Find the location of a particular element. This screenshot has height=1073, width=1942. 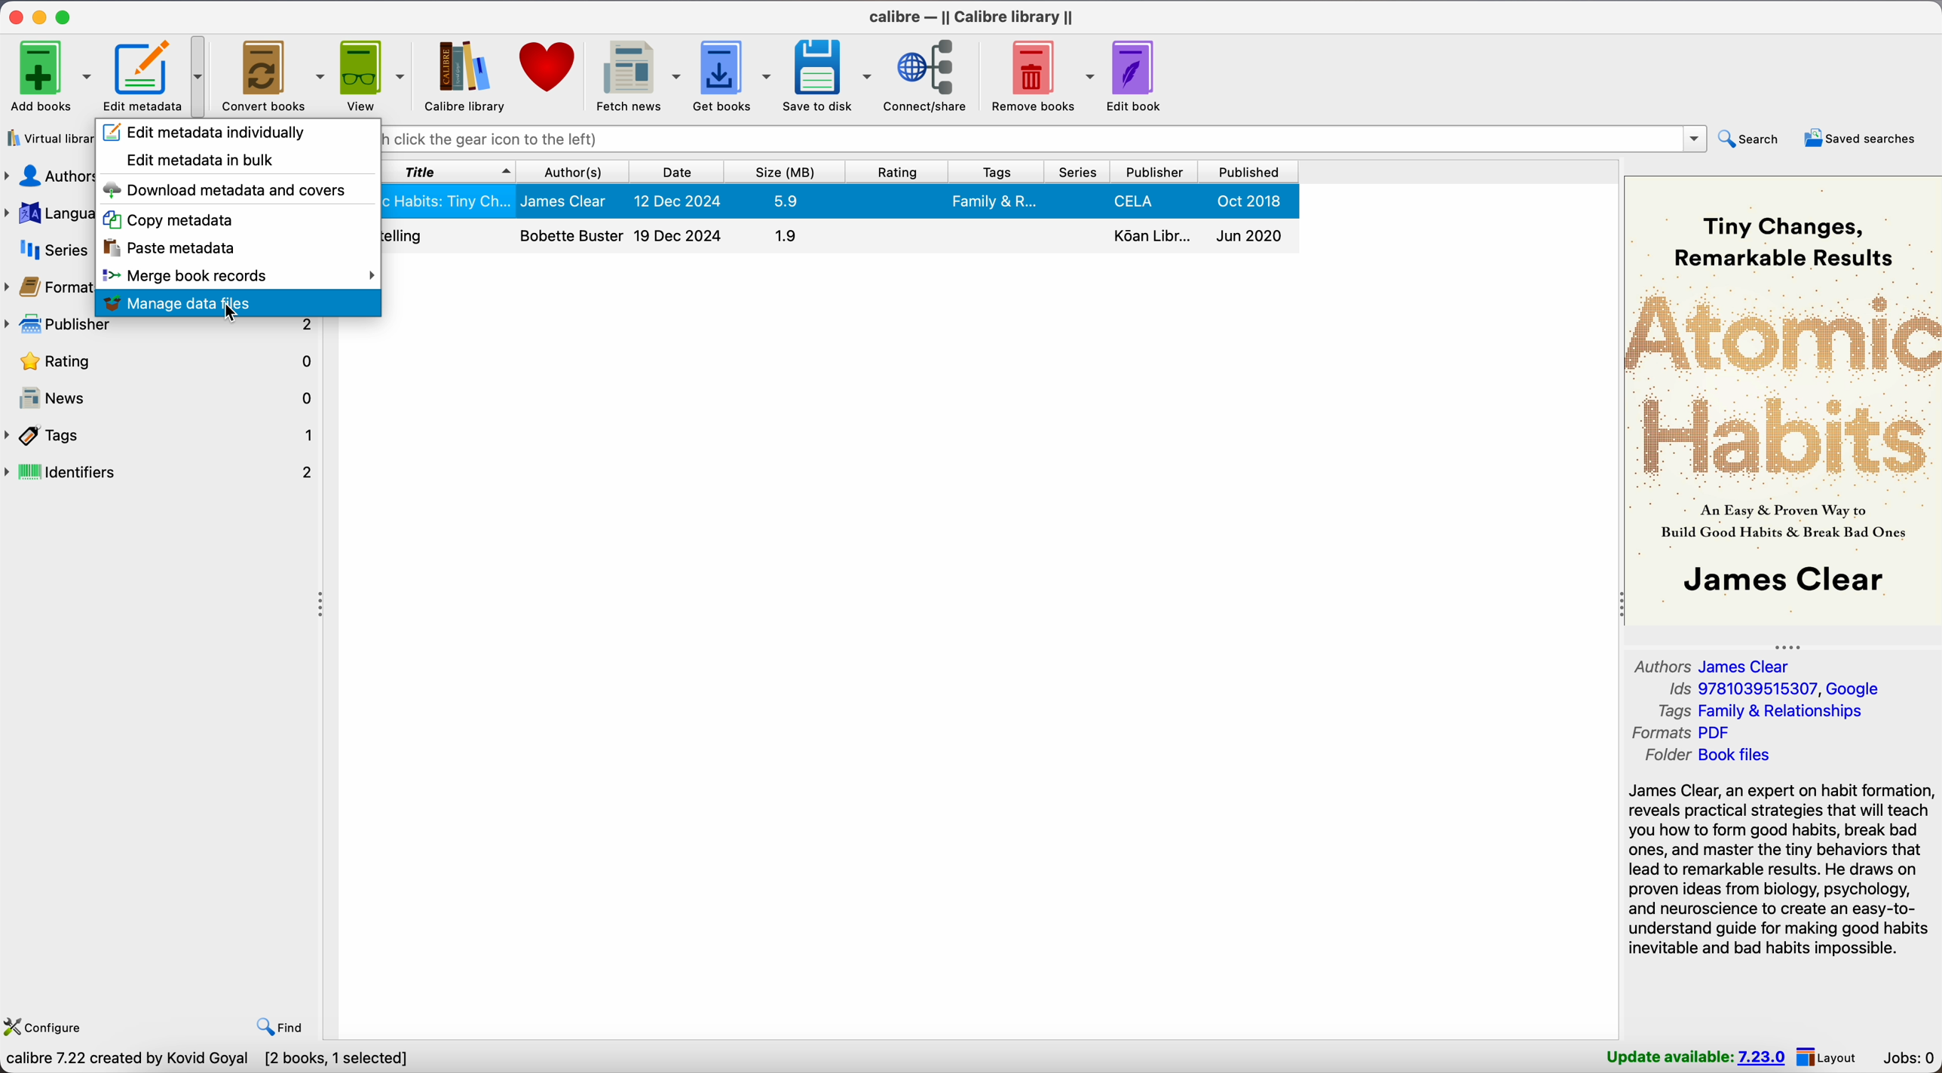

close Calibre is located at coordinates (14, 15).